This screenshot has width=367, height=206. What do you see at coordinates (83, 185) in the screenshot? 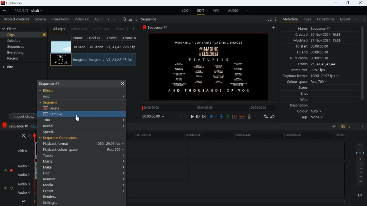
I see `media` at bounding box center [83, 185].